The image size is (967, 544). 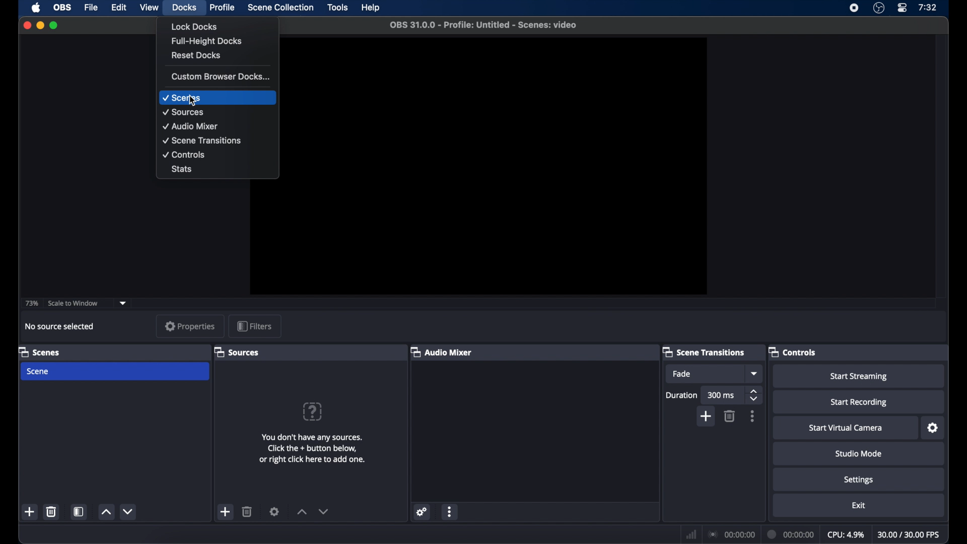 I want to click on increment, so click(x=106, y=512).